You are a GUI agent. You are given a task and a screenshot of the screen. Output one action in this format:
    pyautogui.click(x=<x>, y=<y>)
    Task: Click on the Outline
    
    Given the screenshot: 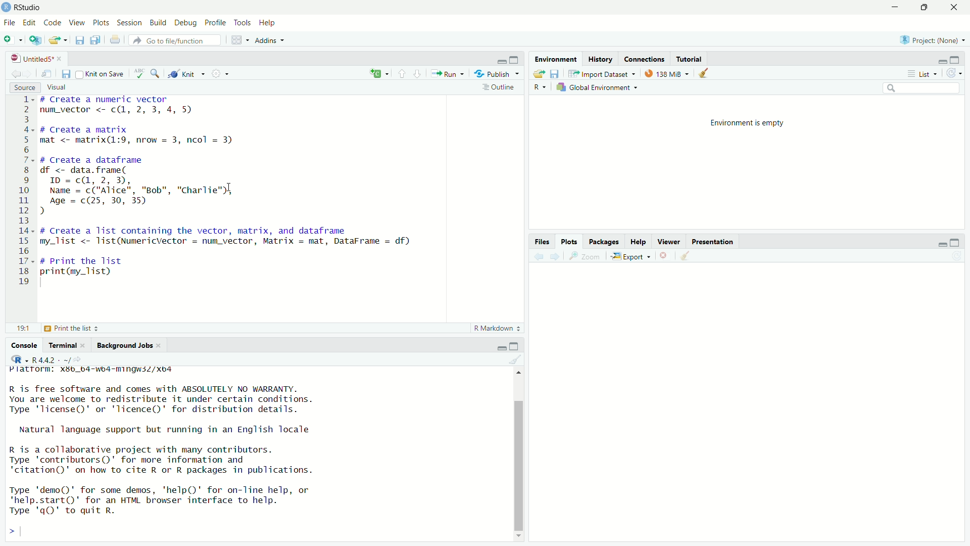 What is the action you would take?
    pyautogui.click(x=499, y=89)
    